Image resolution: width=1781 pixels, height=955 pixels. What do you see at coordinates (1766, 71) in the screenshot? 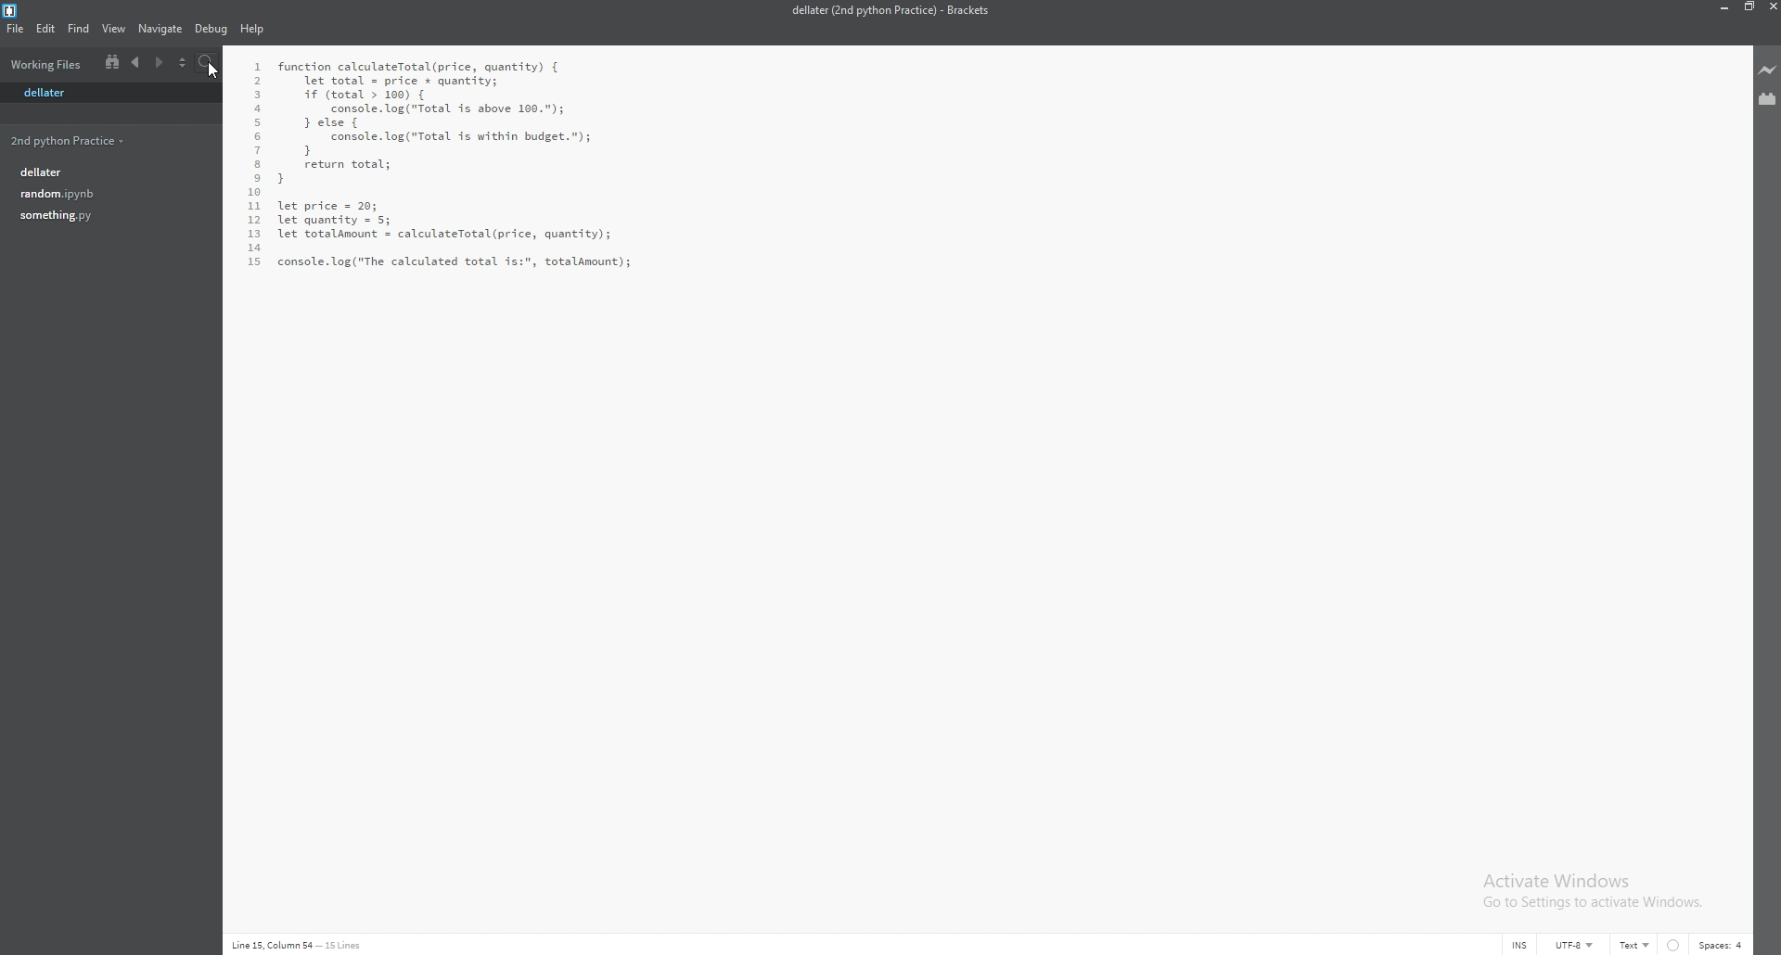
I see `live preview` at bounding box center [1766, 71].